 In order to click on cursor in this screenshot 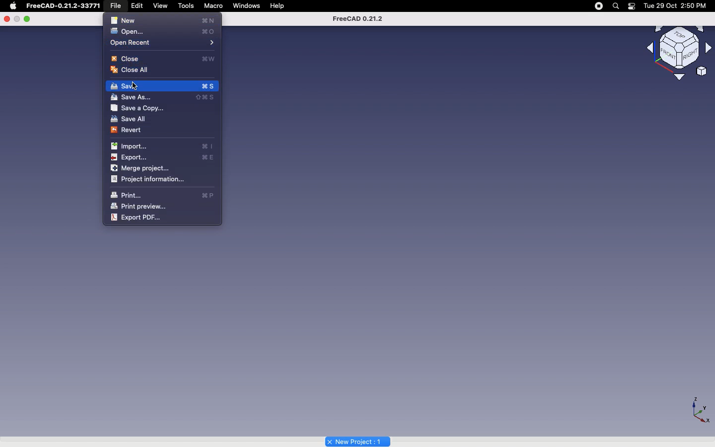, I will do `click(139, 88)`.